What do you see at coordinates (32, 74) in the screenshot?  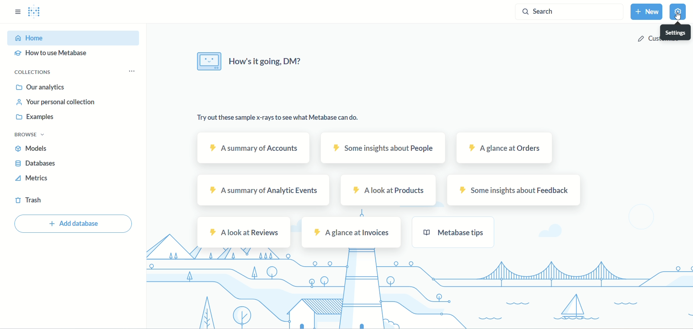 I see `collection` at bounding box center [32, 74].